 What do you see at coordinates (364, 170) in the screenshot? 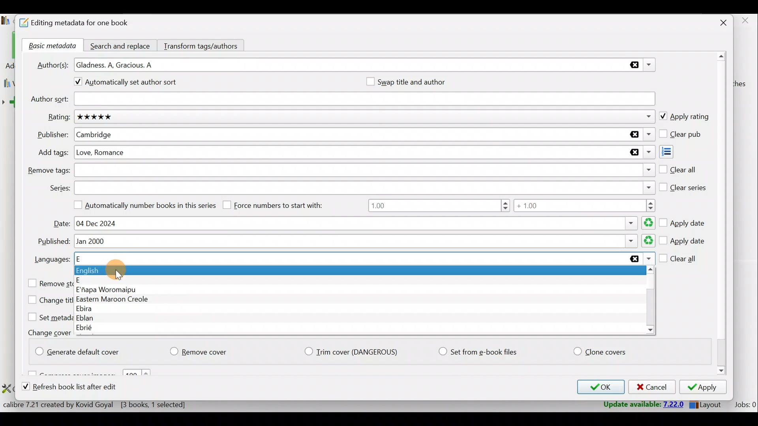
I see `Remove tags` at bounding box center [364, 170].